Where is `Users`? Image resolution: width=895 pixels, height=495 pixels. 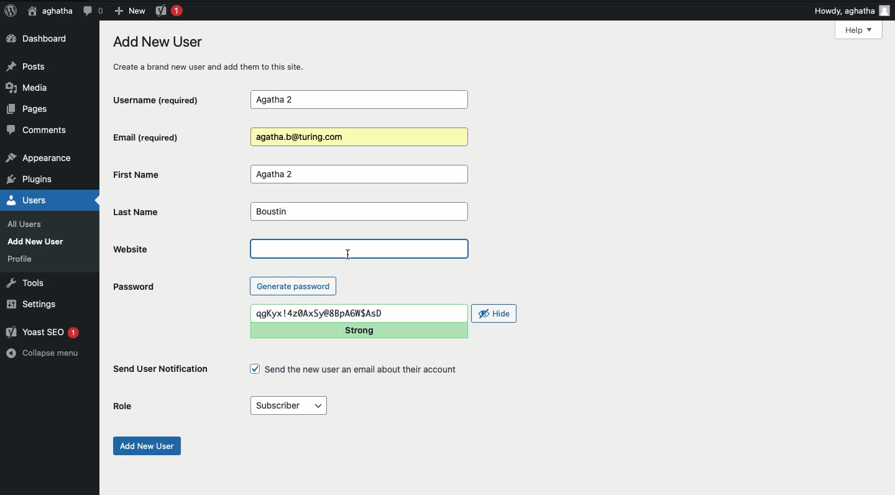
Users is located at coordinates (40, 200).